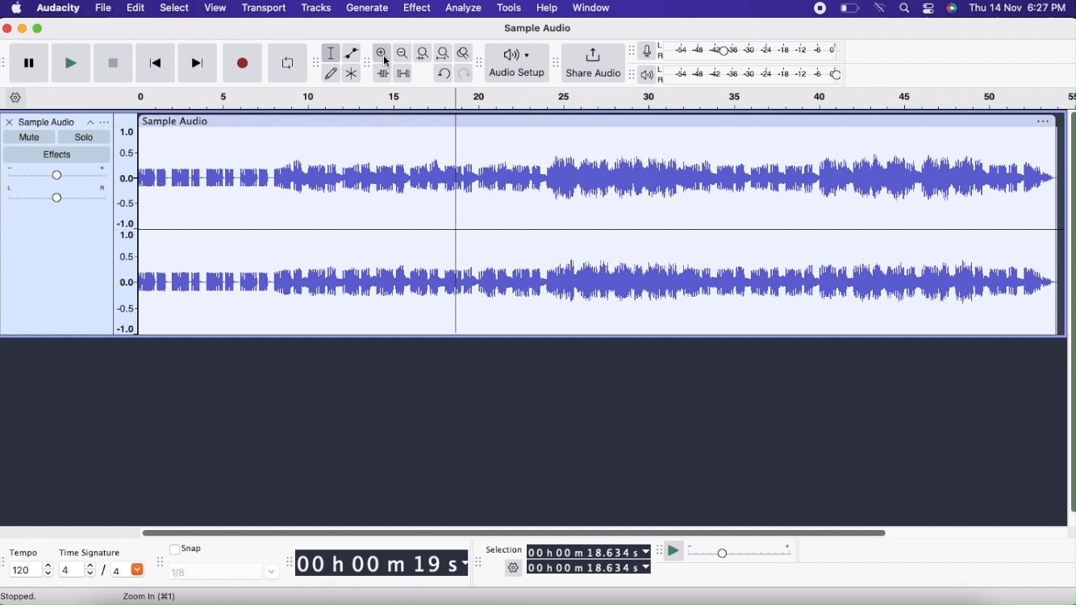 This screenshot has height=605, width=1076. Describe the element at coordinates (72, 64) in the screenshot. I see `Play` at that location.